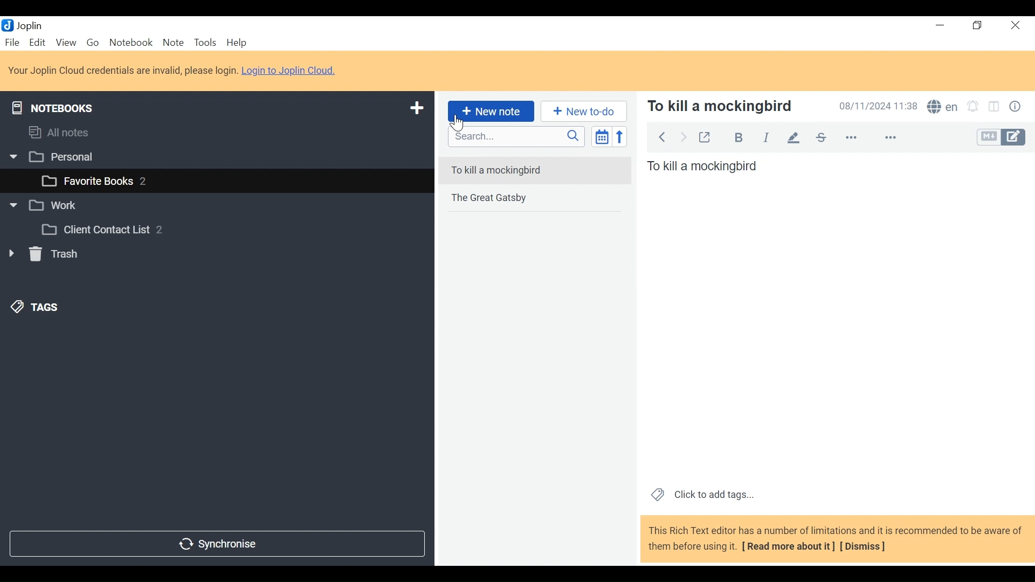 The image size is (1035, 582). I want to click on Your Joplin Cloud credentials are invalid, please login. Login to Joplin Cloud., so click(175, 70).